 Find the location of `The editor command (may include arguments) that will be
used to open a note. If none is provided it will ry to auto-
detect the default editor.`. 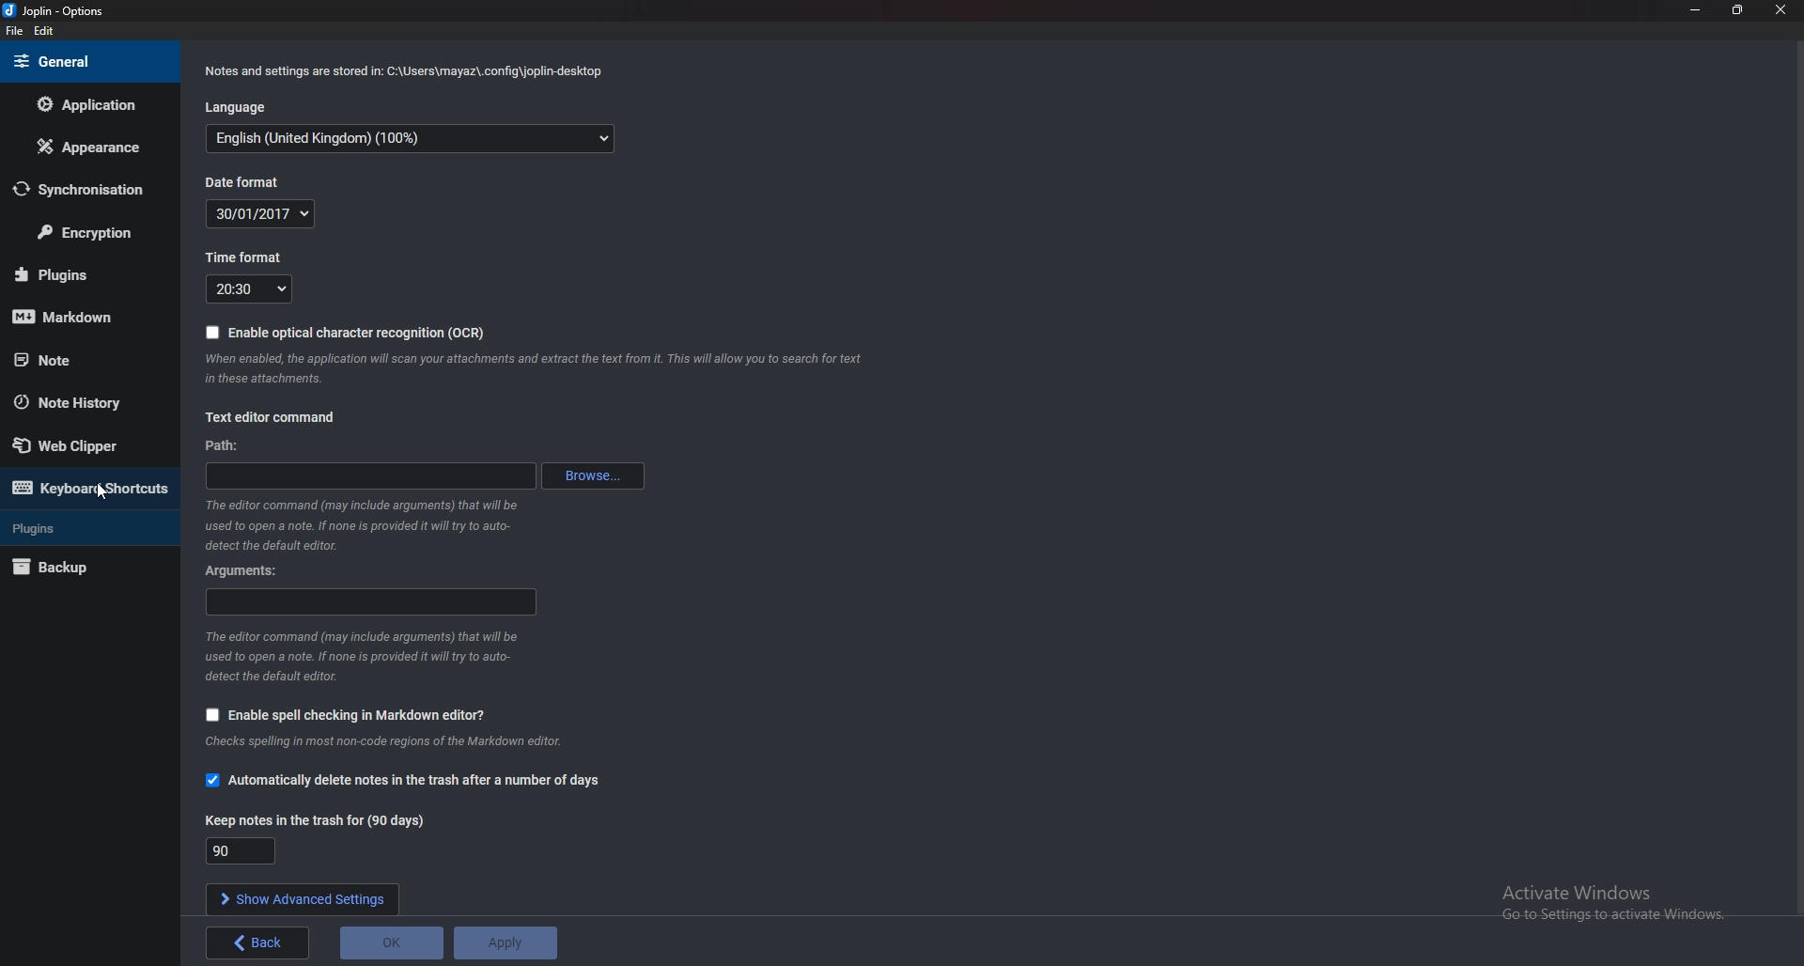

The editor command (may include arguments) that will be
used to open a note. If none is provided it will ry to auto-
detect the default editor. is located at coordinates (710, 1521).